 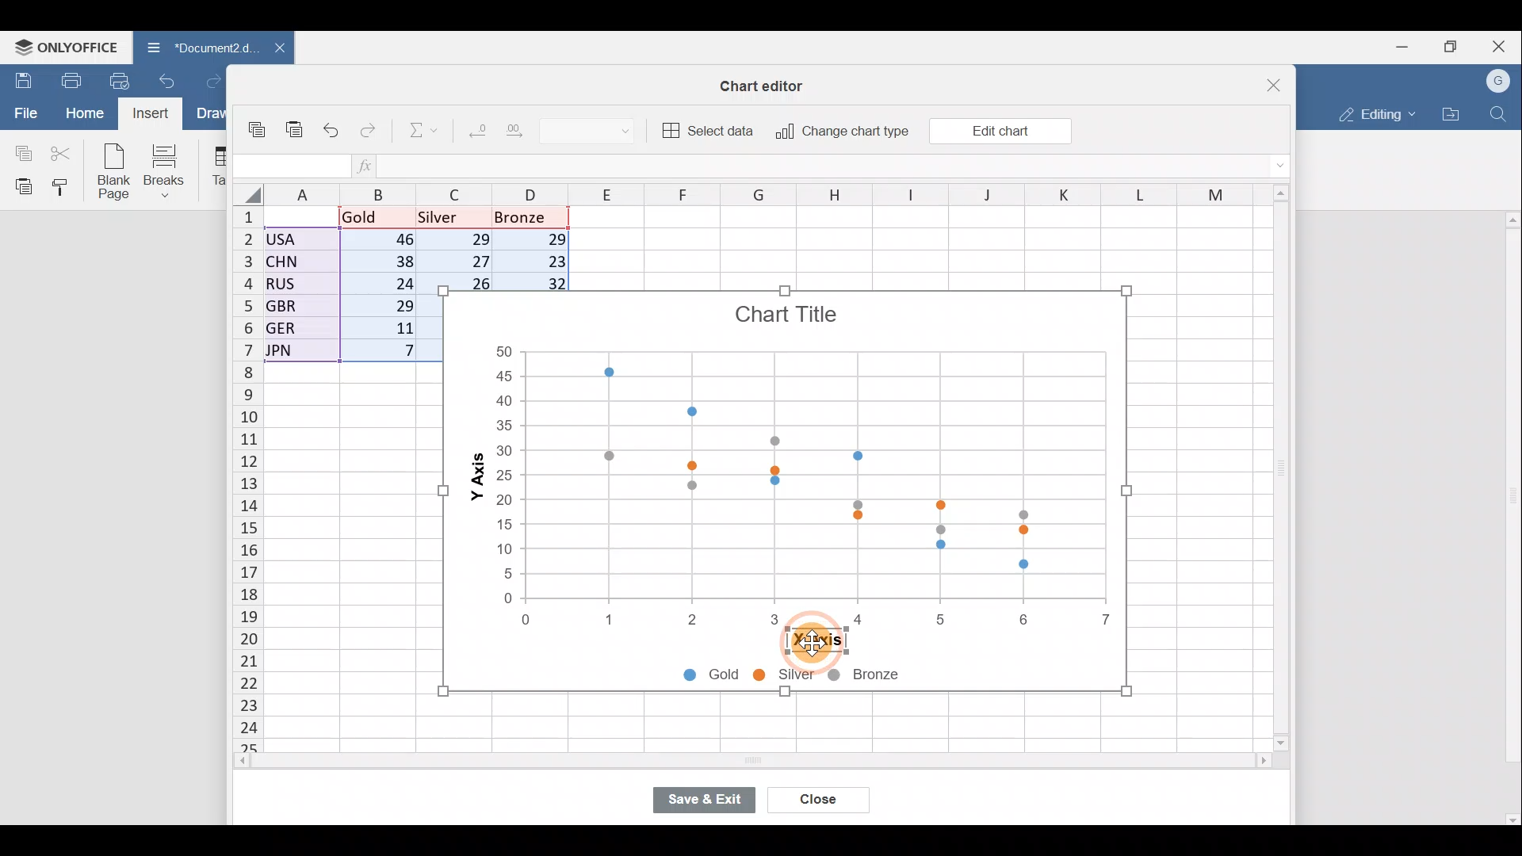 What do you see at coordinates (367, 165) in the screenshot?
I see `Insert function` at bounding box center [367, 165].